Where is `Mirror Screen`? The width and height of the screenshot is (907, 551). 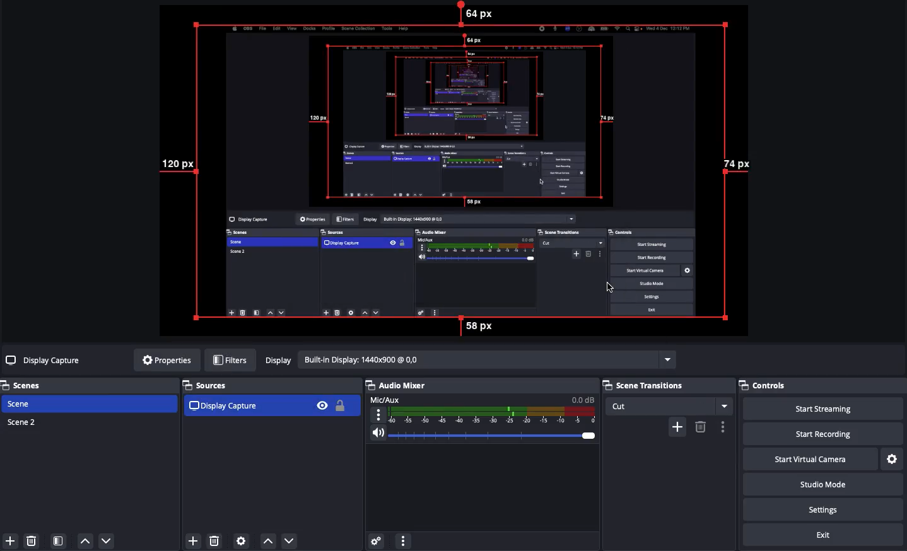 Mirror Screen is located at coordinates (460, 171).